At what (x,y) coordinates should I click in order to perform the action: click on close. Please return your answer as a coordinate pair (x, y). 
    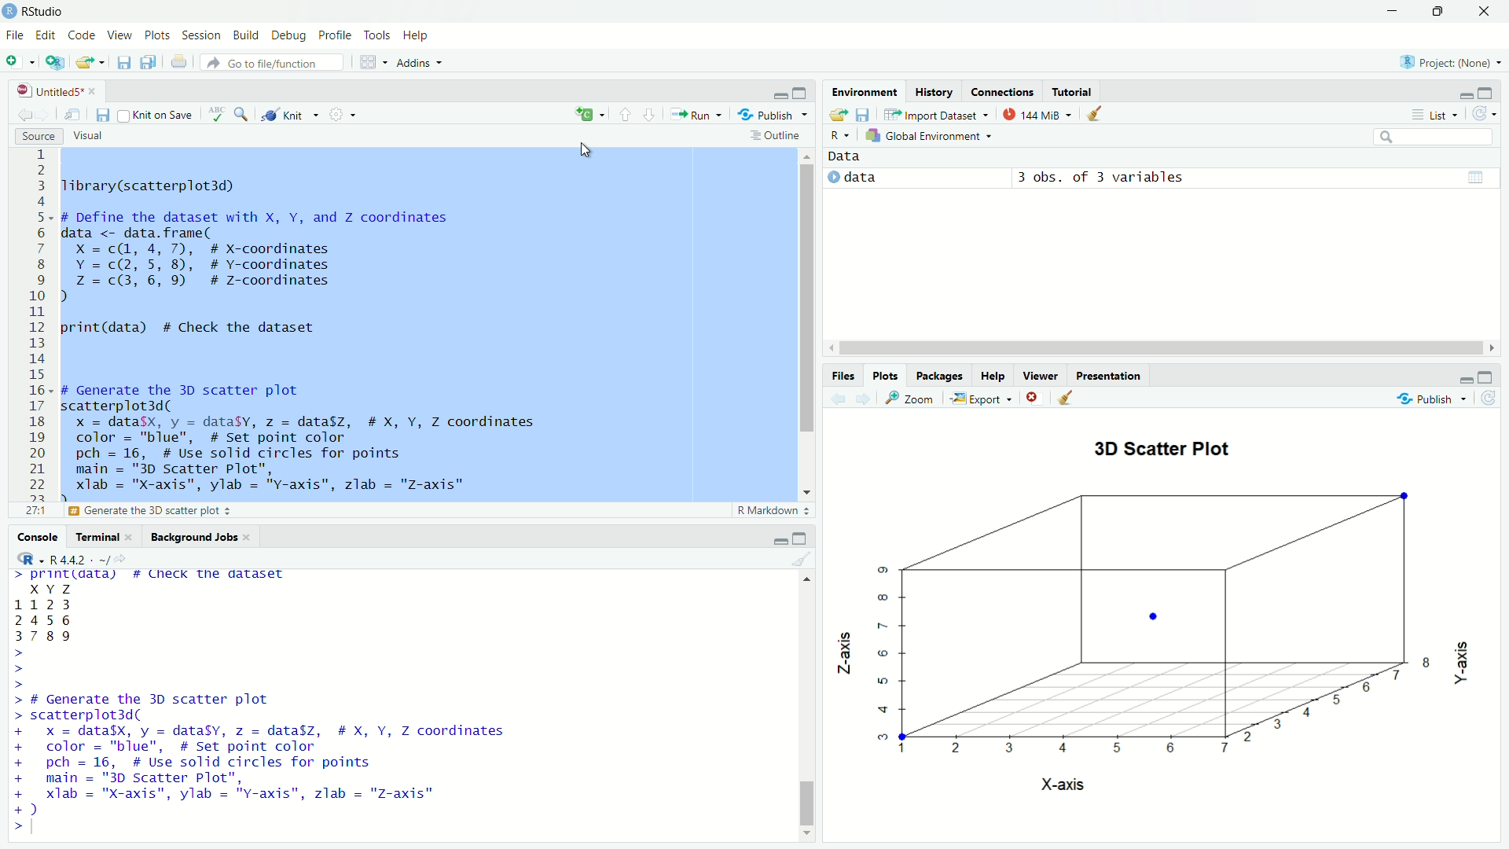
    Looking at the image, I should click on (1487, 13).